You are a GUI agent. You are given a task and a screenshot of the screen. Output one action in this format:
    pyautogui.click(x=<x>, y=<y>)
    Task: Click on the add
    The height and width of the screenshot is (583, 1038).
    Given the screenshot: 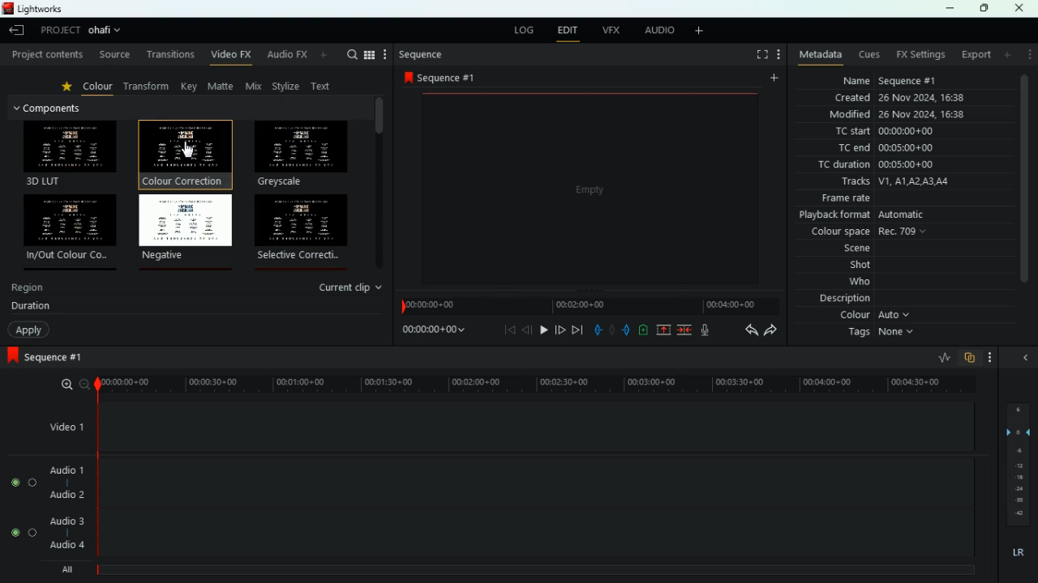 What is the action you would take?
    pyautogui.click(x=642, y=330)
    